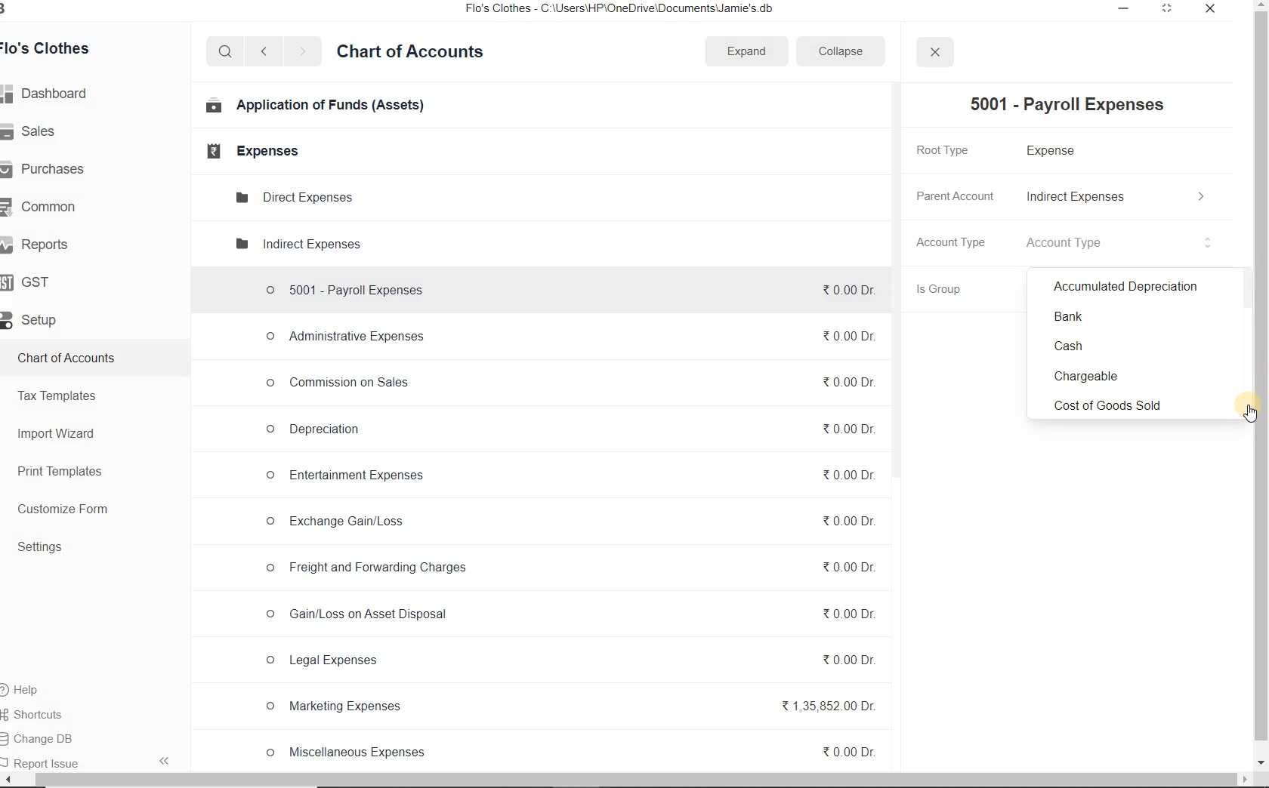  I want to click on move right, so click(1243, 780).